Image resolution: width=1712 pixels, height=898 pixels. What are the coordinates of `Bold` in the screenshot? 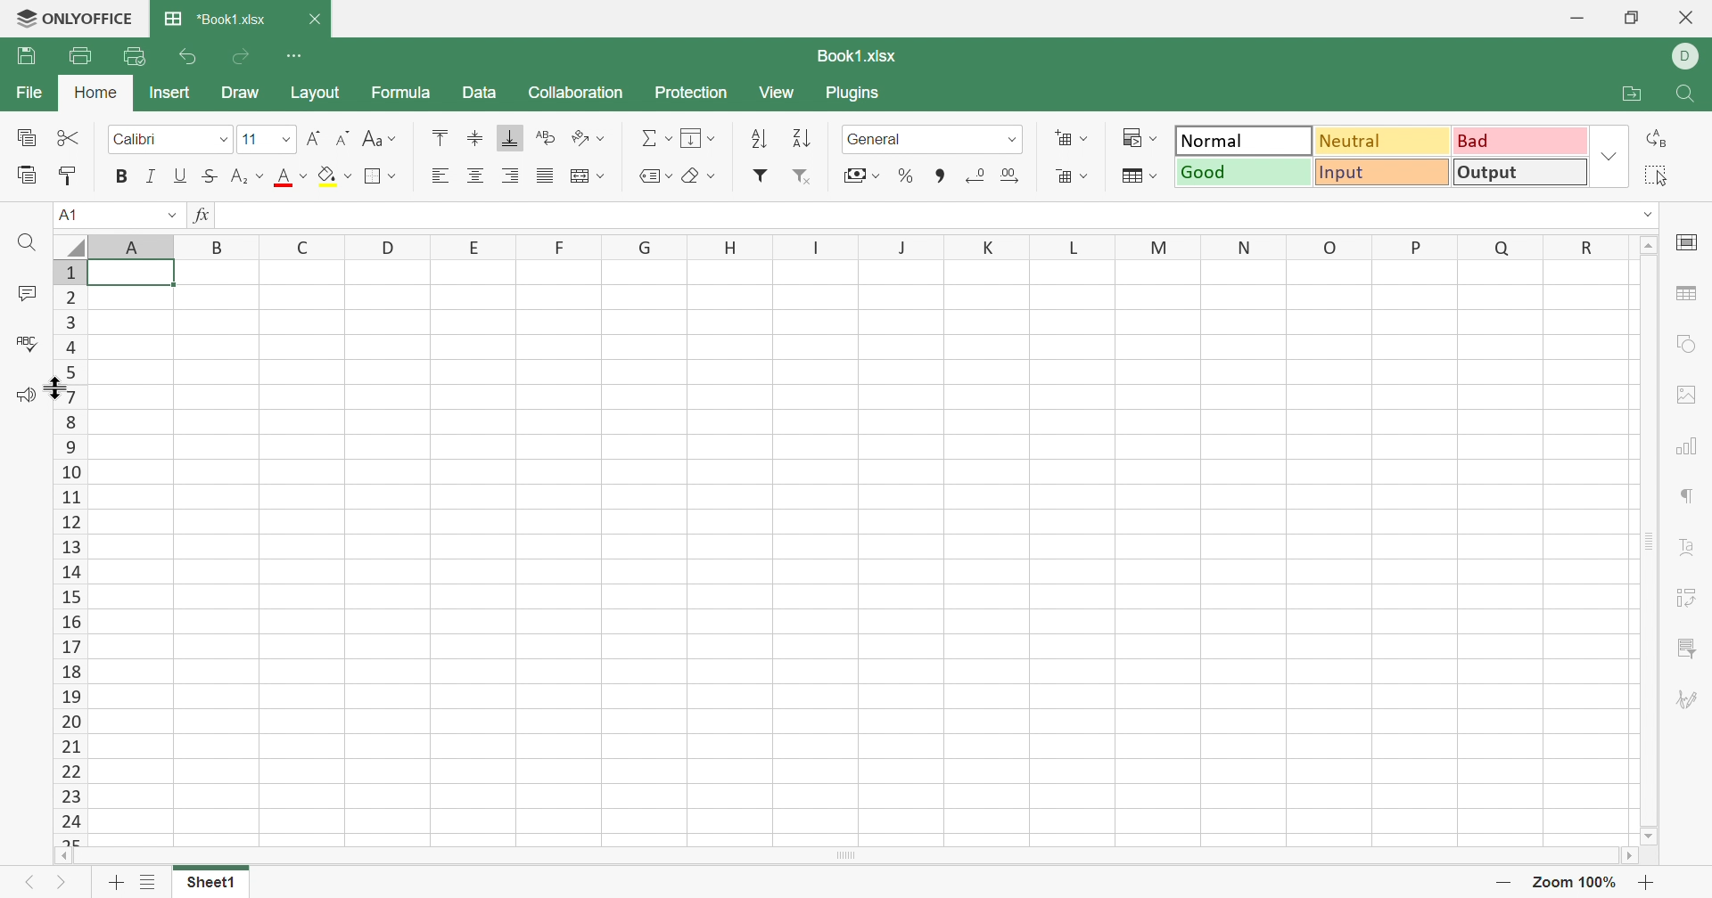 It's located at (120, 176).